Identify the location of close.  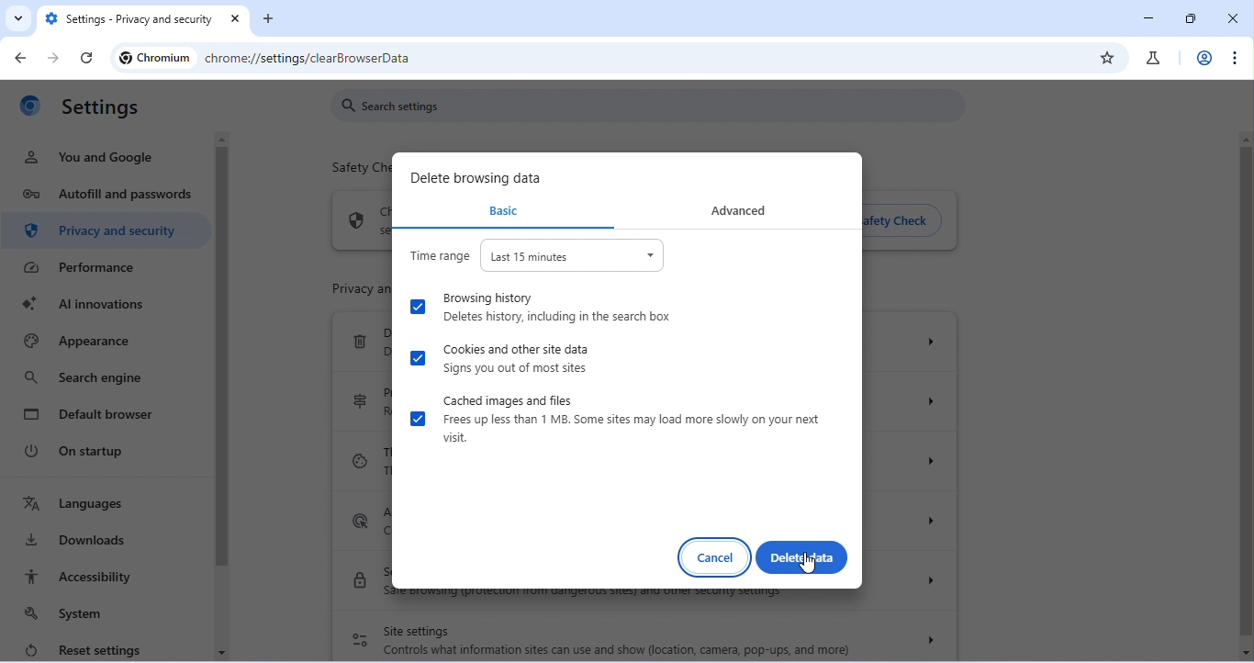
(1232, 18).